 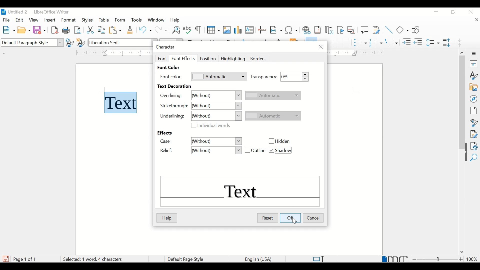 What do you see at coordinates (100, 259) in the screenshot?
I see `word count` at bounding box center [100, 259].